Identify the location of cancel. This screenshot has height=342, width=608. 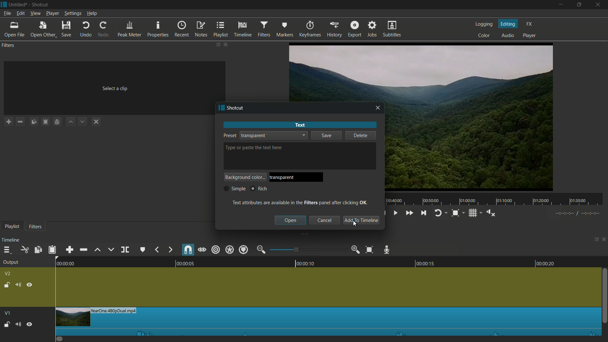
(324, 220).